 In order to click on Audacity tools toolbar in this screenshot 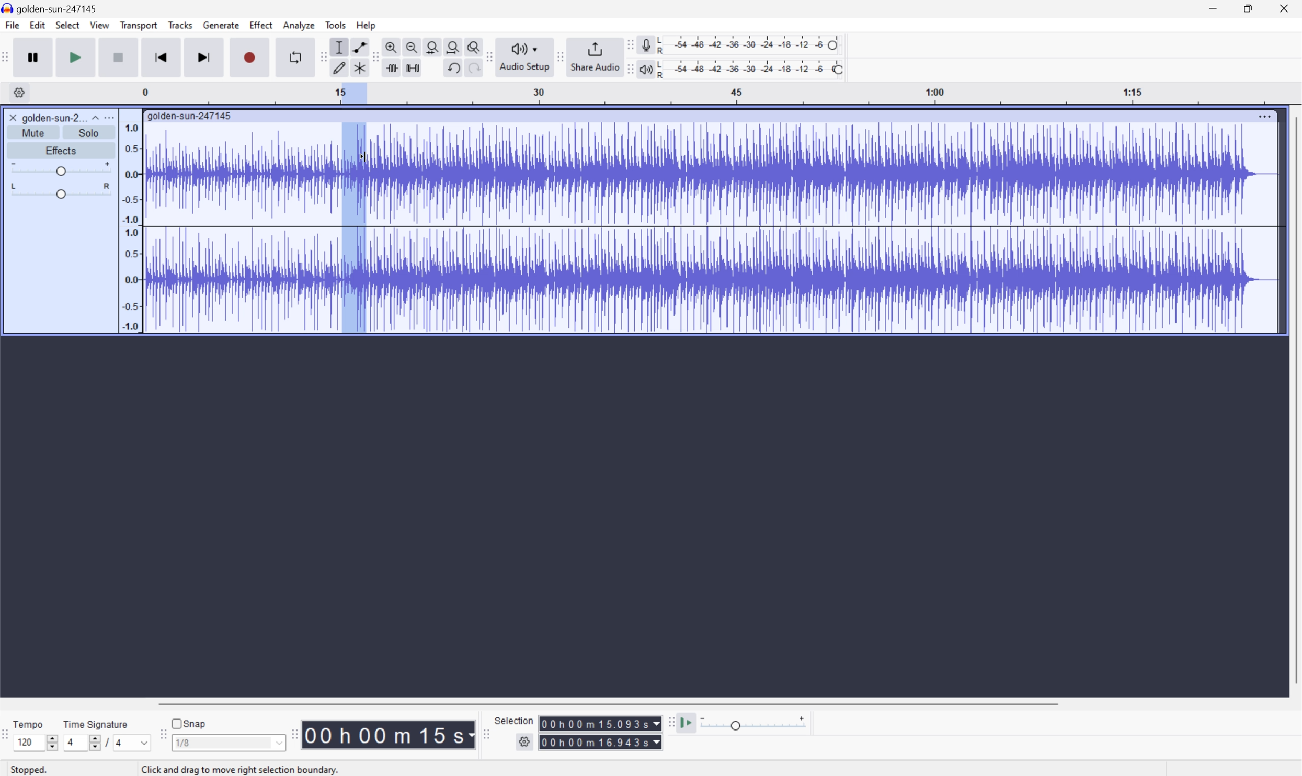, I will do `click(372, 56)`.